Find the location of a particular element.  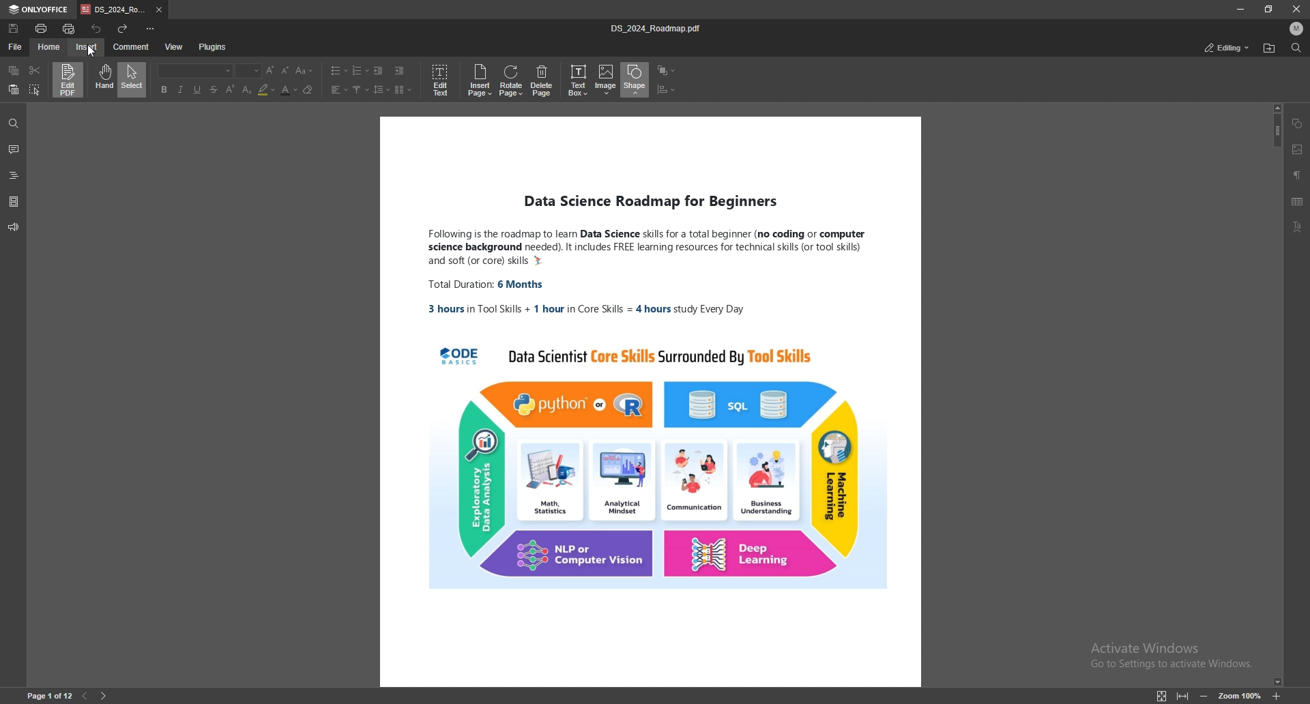

table is located at coordinates (1298, 202).